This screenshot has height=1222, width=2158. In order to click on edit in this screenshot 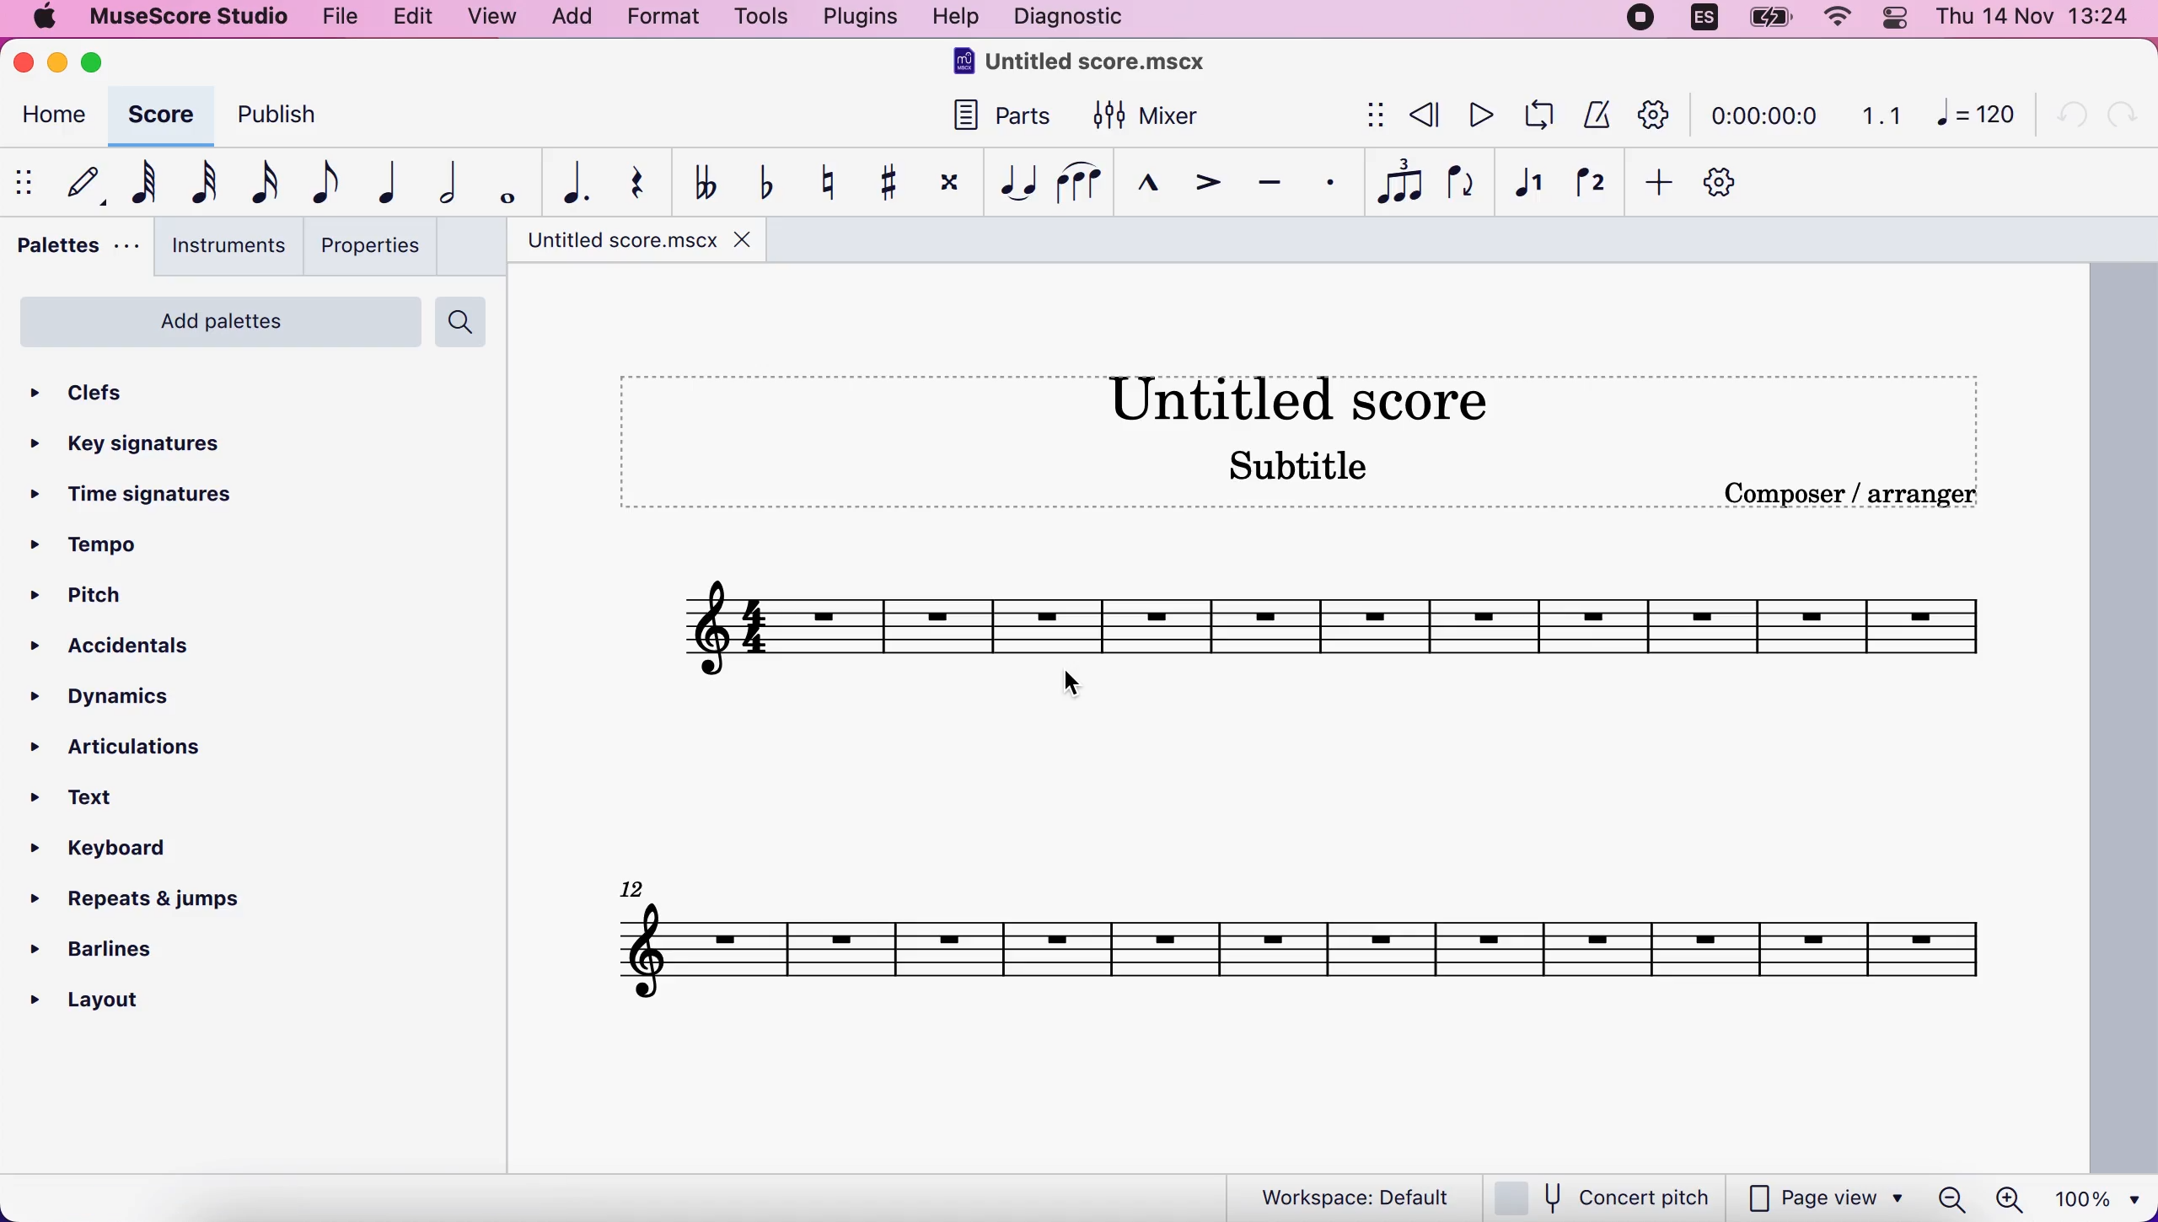, I will do `click(419, 16)`.